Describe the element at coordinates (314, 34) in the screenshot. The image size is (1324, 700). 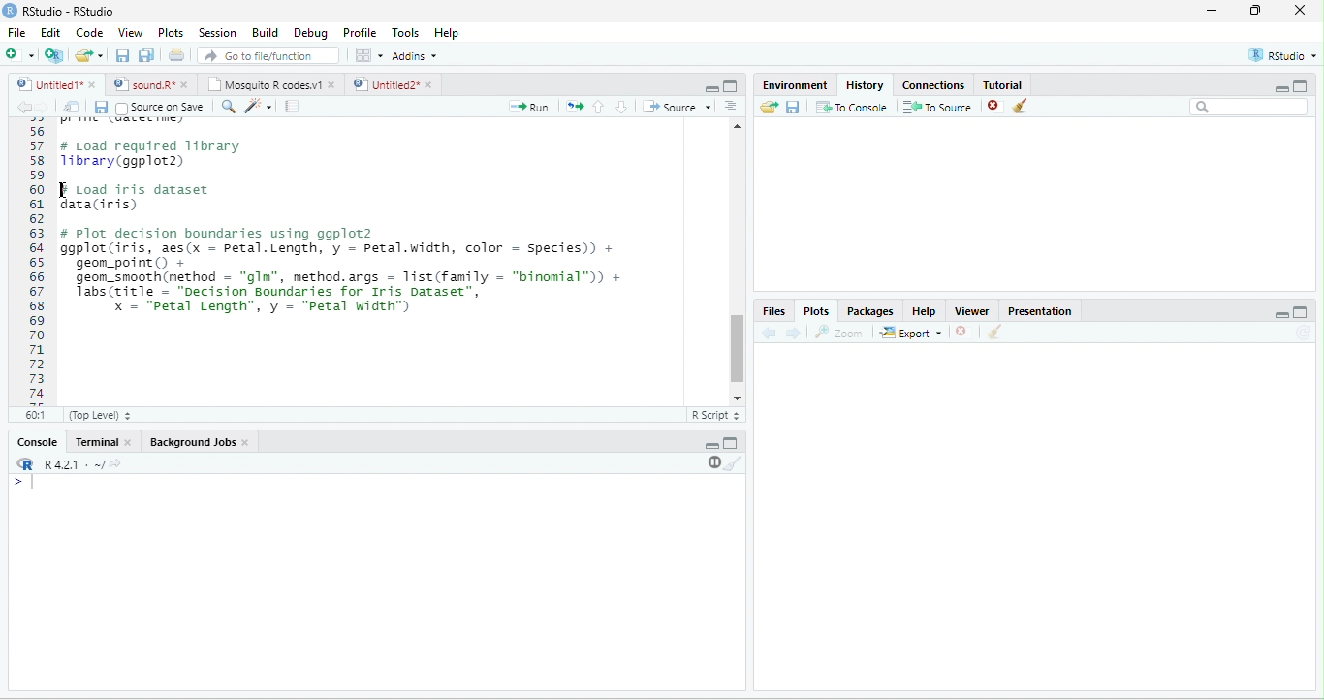
I see `Debug` at that location.